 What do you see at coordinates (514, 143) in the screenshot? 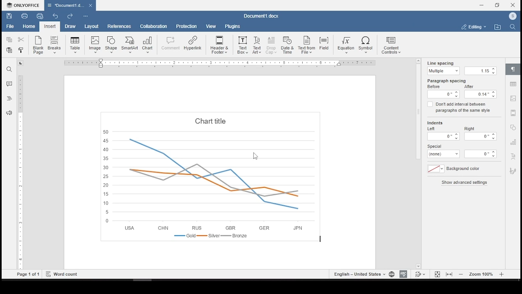
I see `chart settings` at bounding box center [514, 143].